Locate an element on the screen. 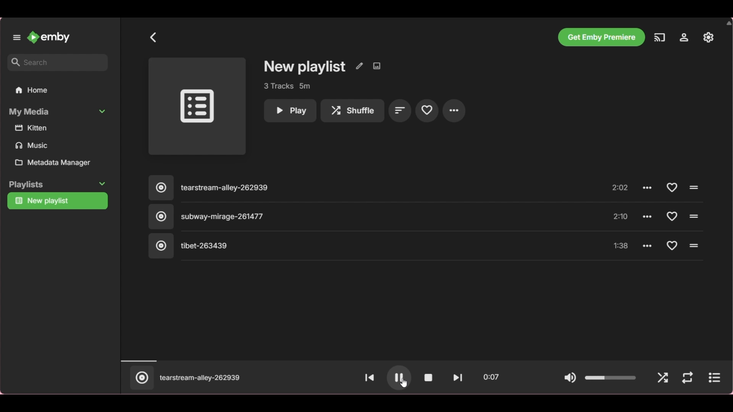 The image size is (733, 412). Play button changed to pause button after playing current selection is located at coordinates (399, 378).